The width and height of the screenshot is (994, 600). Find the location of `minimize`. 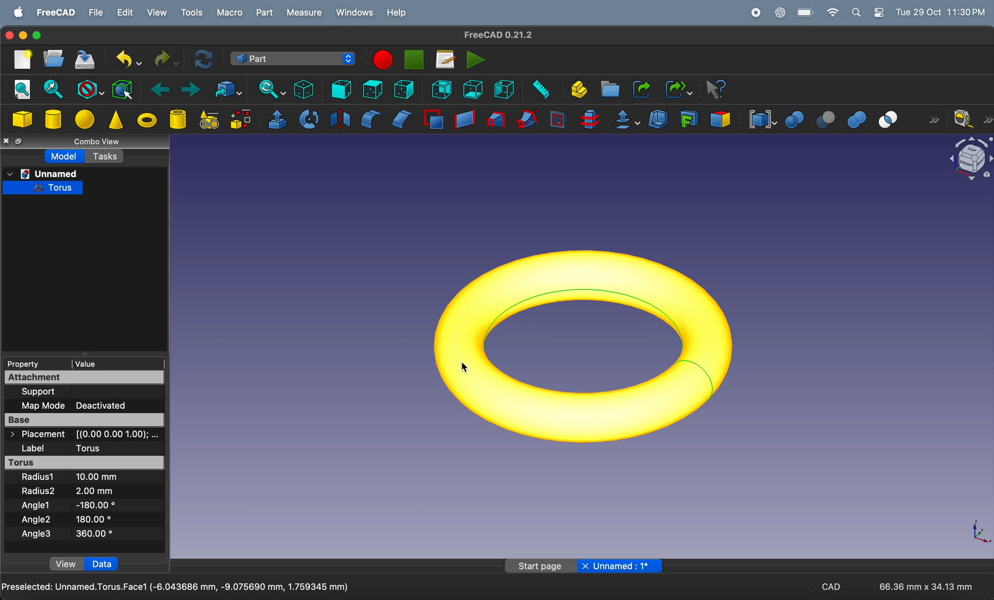

minimize is located at coordinates (23, 35).